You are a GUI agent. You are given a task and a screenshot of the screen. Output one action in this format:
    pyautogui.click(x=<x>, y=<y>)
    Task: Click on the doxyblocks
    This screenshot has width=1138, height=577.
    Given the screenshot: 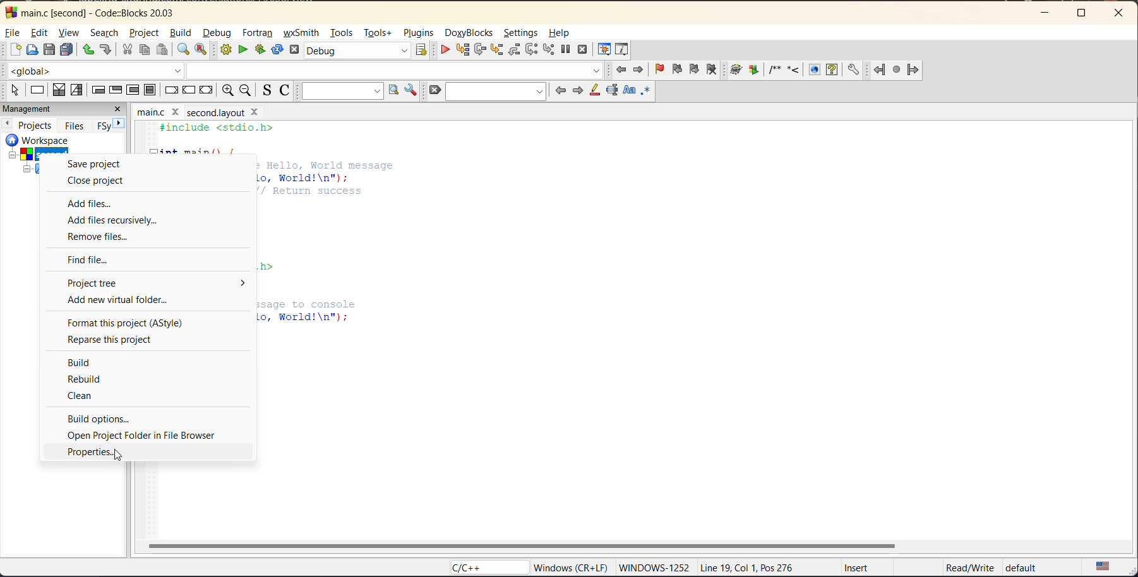 What is the action you would take?
    pyautogui.click(x=795, y=69)
    